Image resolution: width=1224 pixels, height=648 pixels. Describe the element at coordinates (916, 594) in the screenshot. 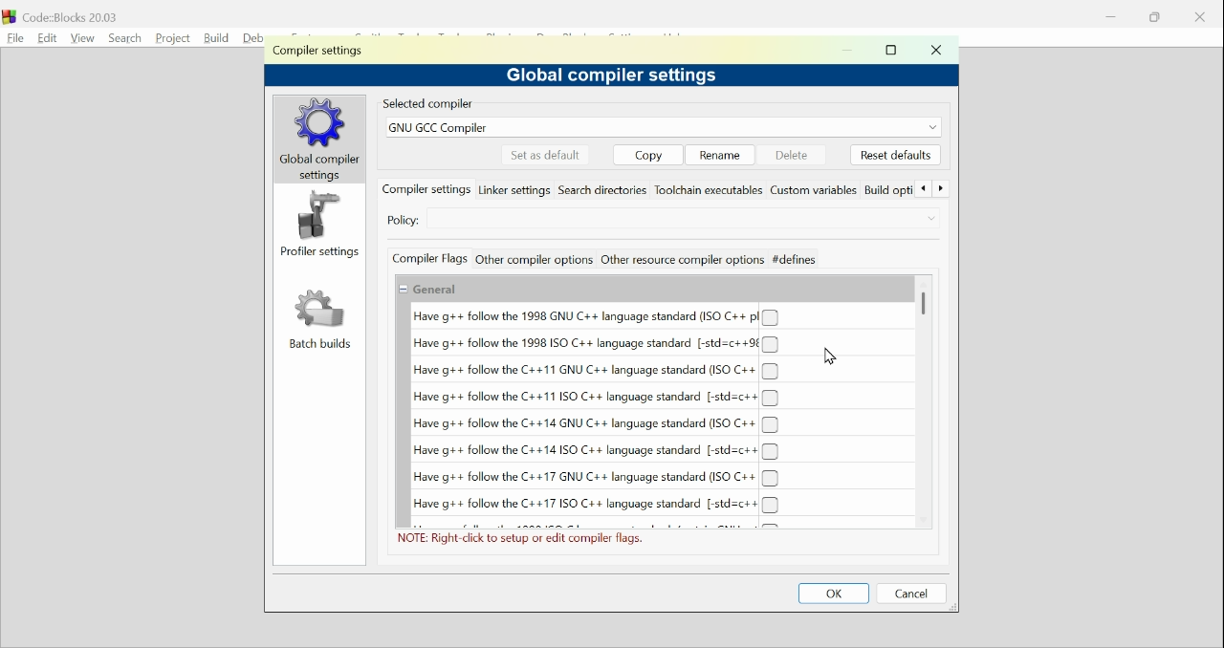

I see `Cancel` at that location.